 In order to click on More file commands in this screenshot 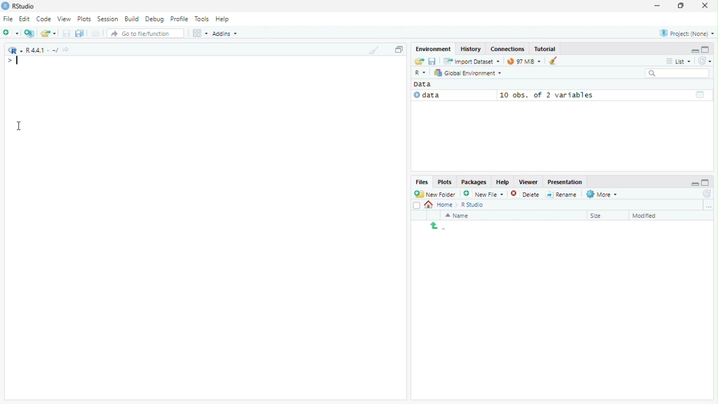, I will do `click(602, 194)`.